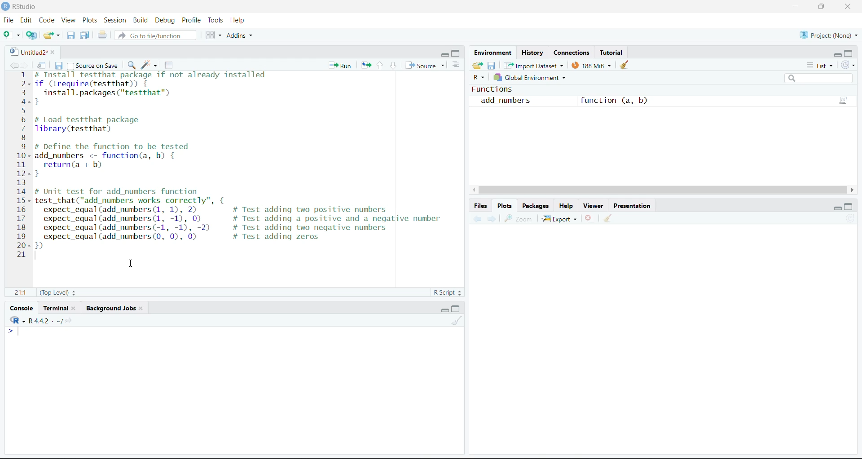 This screenshot has width=862, height=459. What do you see at coordinates (32, 320) in the screenshot?
I see `R.4.4.2 ` at bounding box center [32, 320].